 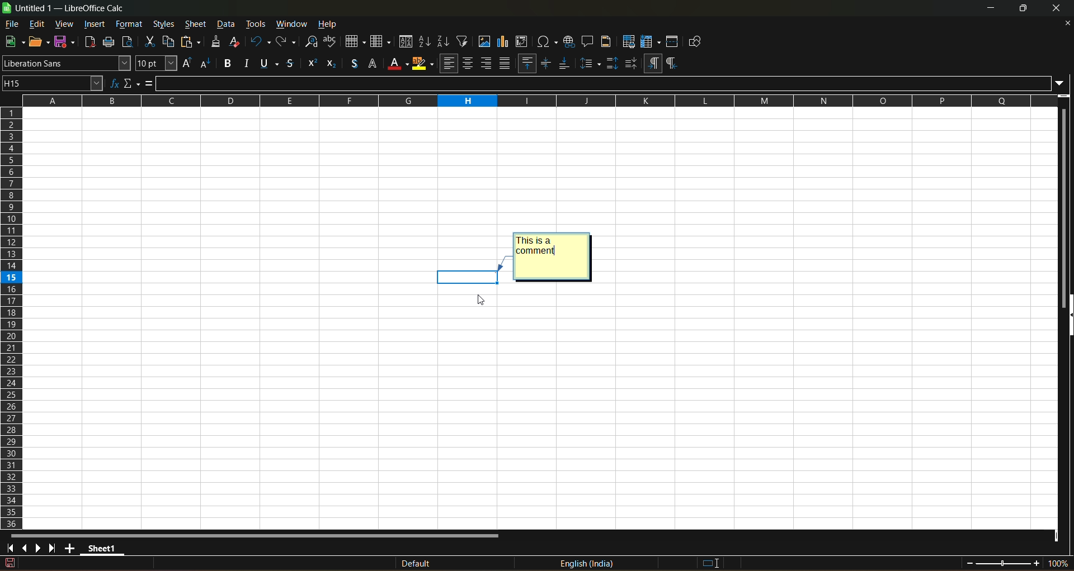 What do you see at coordinates (236, 42) in the screenshot?
I see `clear direct formatting` at bounding box center [236, 42].